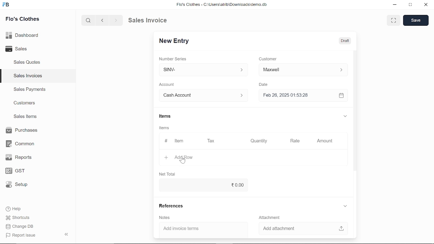  I want to click on Change DB, so click(22, 226).